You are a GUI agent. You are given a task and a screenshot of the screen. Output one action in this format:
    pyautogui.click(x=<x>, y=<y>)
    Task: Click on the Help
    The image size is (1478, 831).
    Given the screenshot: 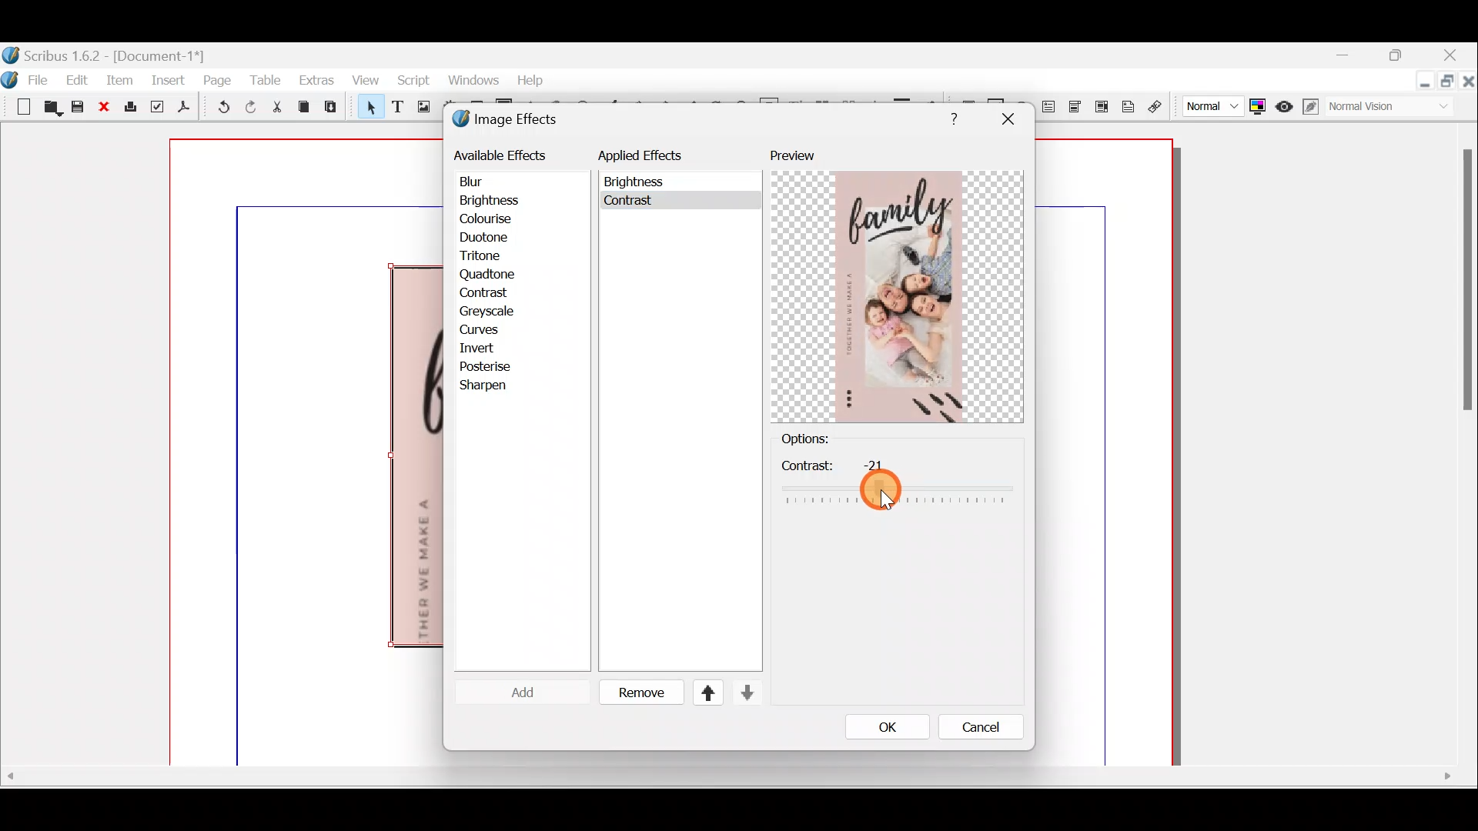 What is the action you would take?
    pyautogui.click(x=530, y=78)
    